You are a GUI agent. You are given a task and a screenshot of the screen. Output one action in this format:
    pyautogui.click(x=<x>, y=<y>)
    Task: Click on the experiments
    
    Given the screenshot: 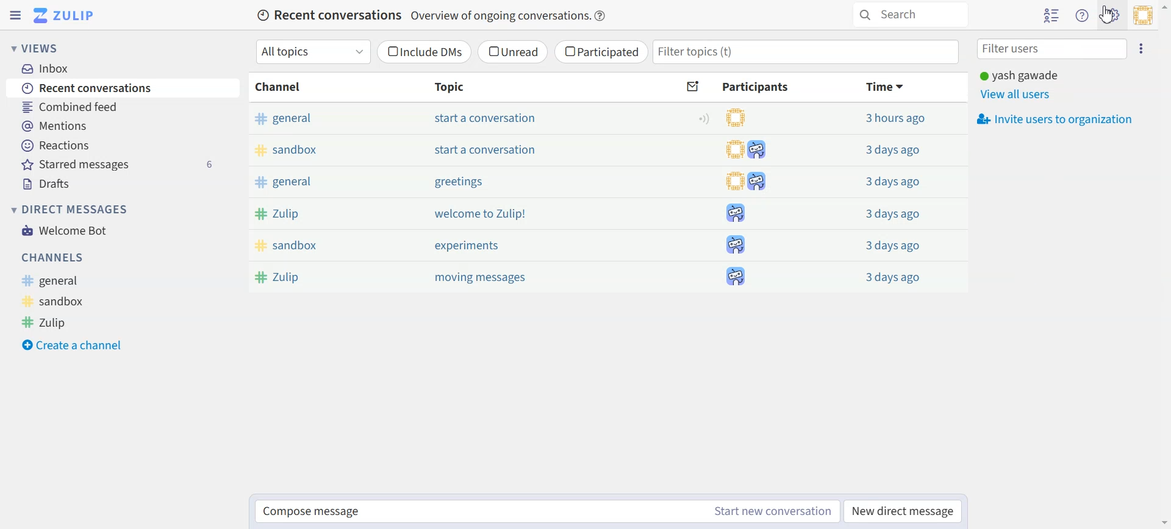 What is the action you would take?
    pyautogui.click(x=470, y=246)
    